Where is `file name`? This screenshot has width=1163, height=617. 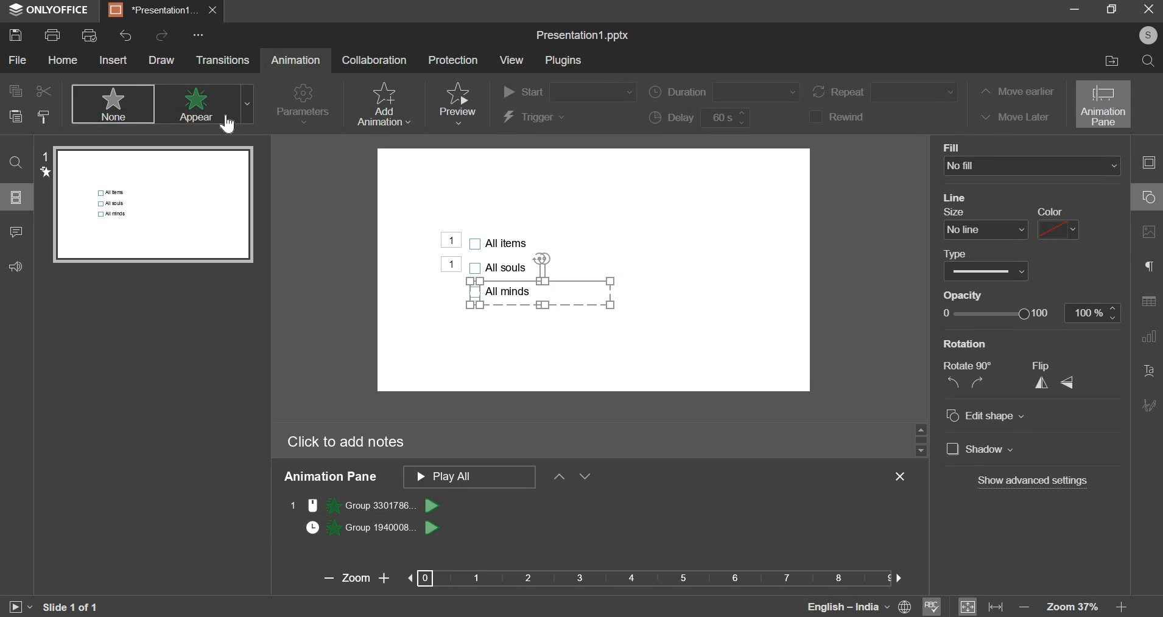 file name is located at coordinates (583, 36).